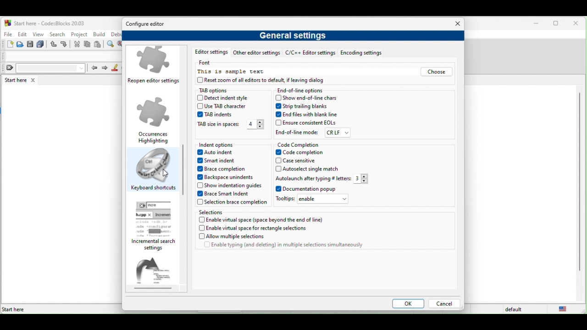  I want to click on abbreviations, so click(157, 274).